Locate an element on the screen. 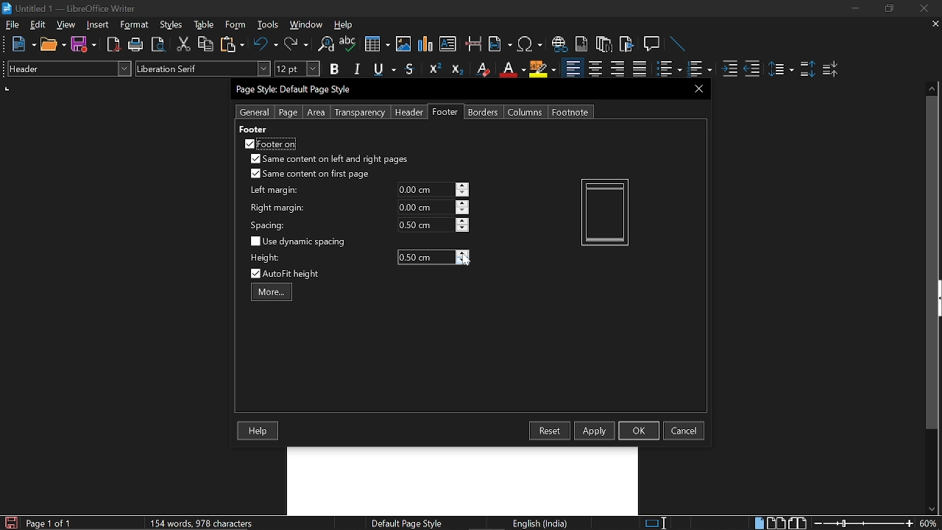 The height and width of the screenshot is (530, 942). Subscript is located at coordinates (456, 69).